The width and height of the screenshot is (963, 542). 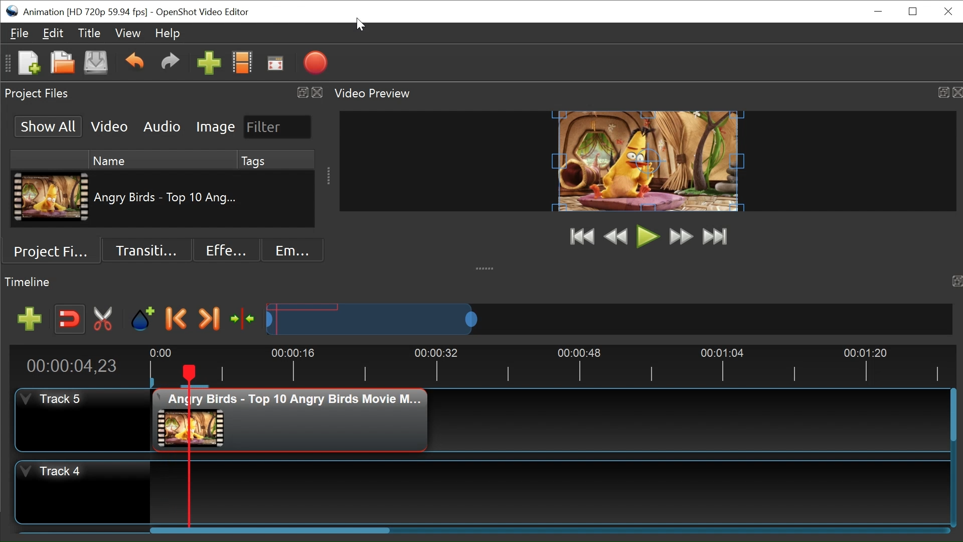 What do you see at coordinates (210, 319) in the screenshot?
I see `Next Marker` at bounding box center [210, 319].